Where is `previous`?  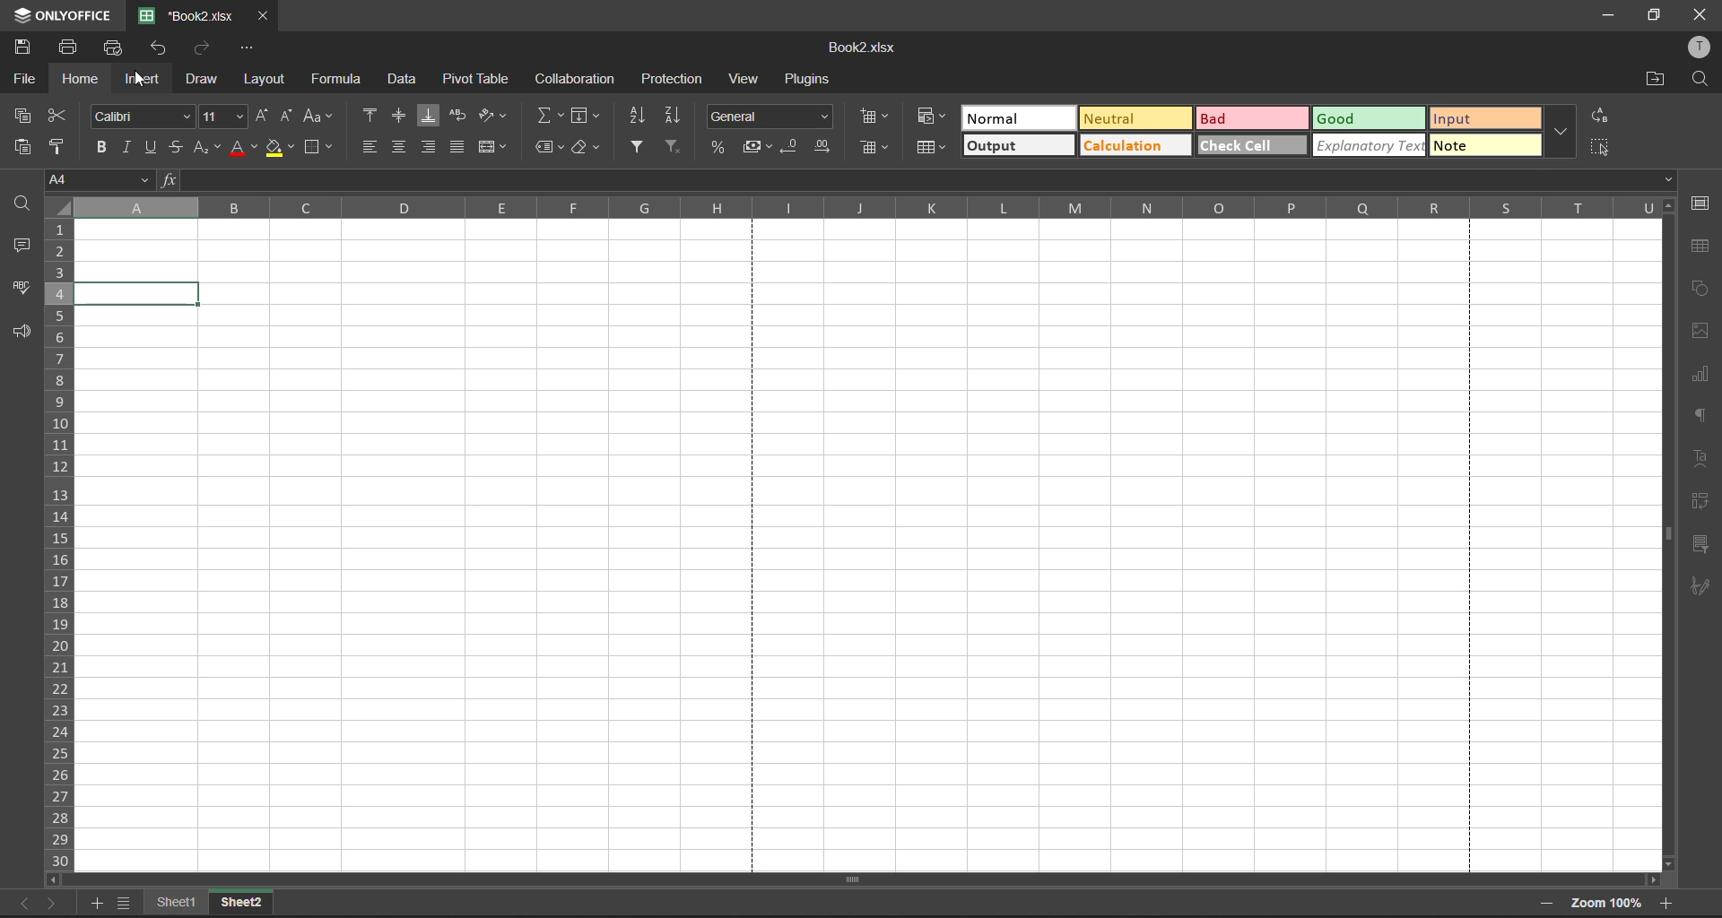
previous is located at coordinates (21, 905).